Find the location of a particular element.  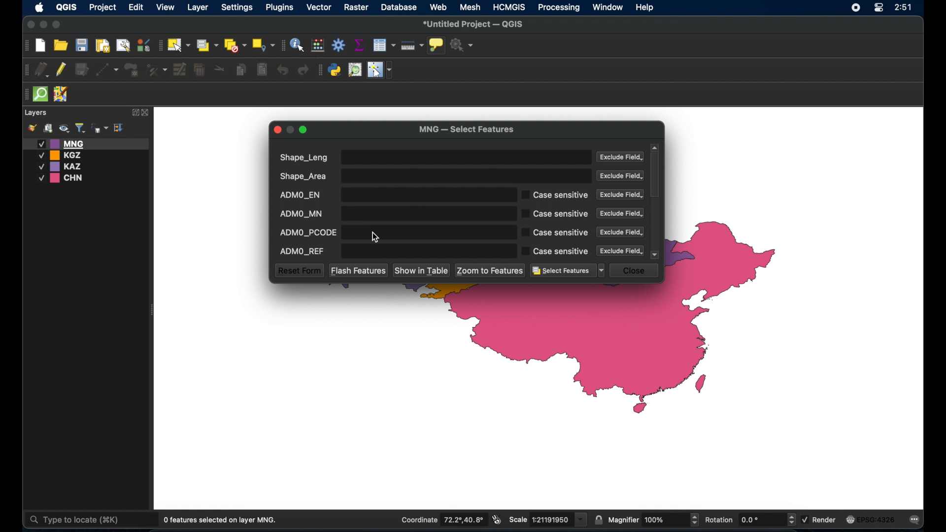

copy is located at coordinates (242, 69).